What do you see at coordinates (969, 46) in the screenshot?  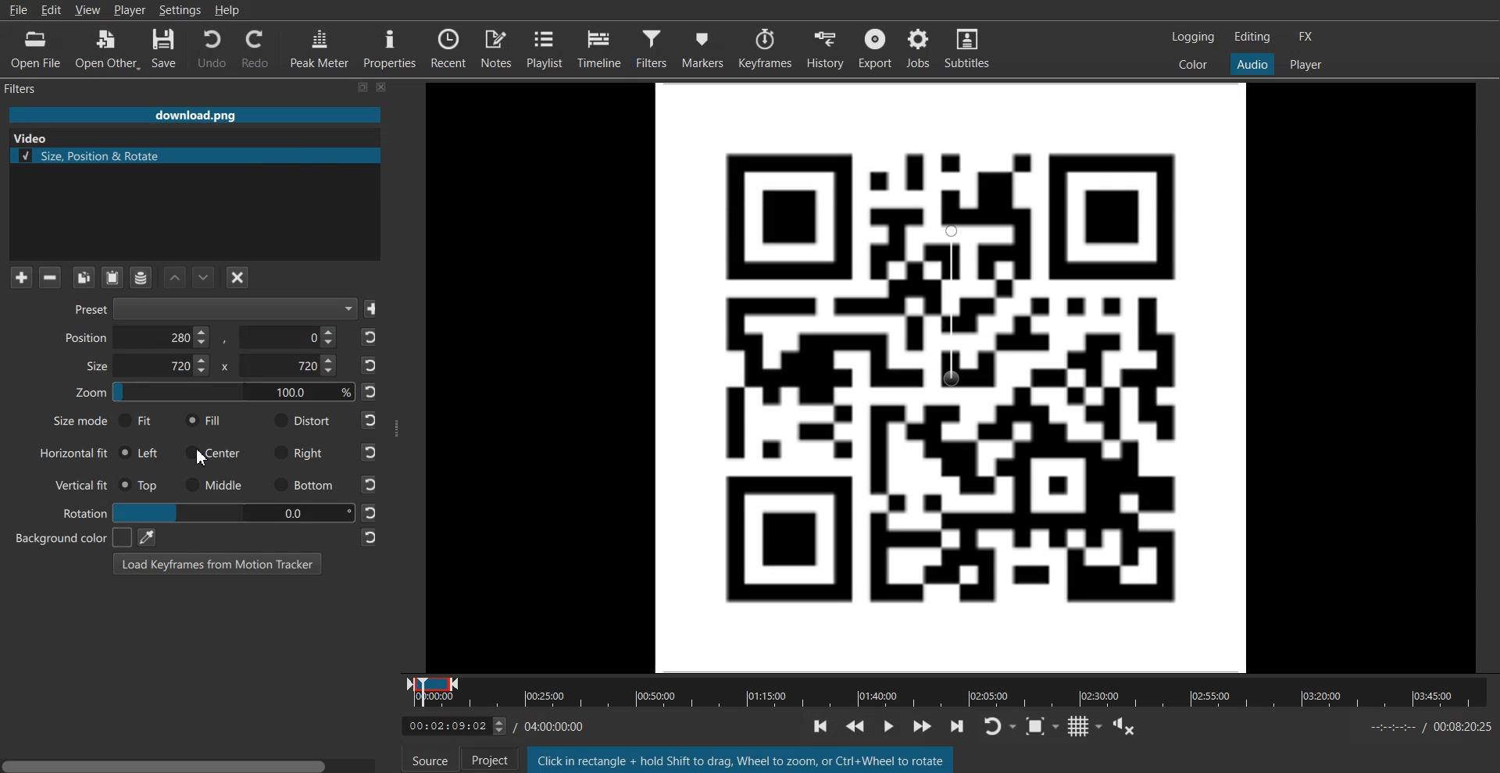 I see `Subtitles` at bounding box center [969, 46].